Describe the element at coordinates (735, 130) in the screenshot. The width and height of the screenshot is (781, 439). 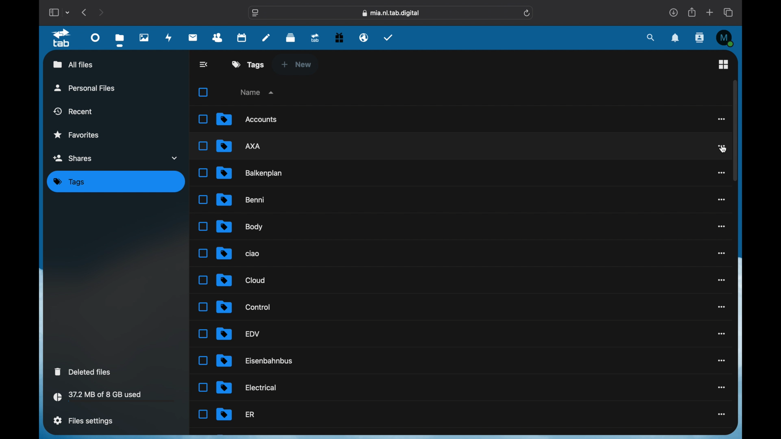
I see `scroll box` at that location.